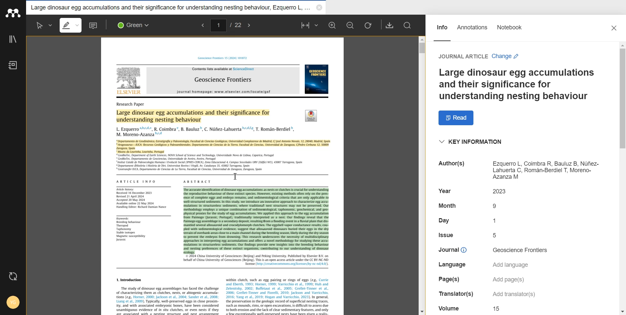  I want to click on text, so click(463, 57).